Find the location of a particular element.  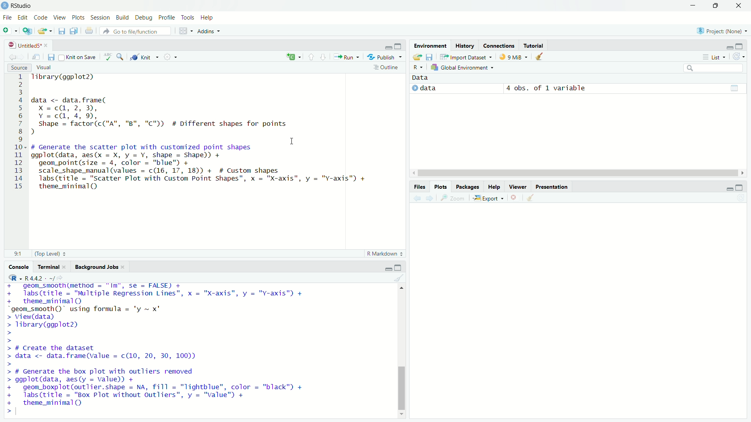

Background Jobs is located at coordinates (95, 266).